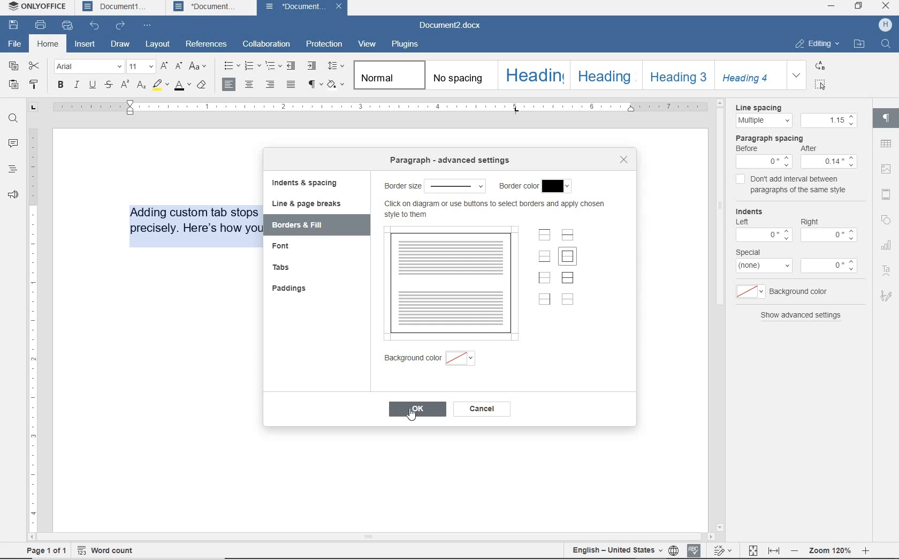 The width and height of the screenshot is (899, 559). Describe the element at coordinates (14, 85) in the screenshot. I see `paste` at that location.